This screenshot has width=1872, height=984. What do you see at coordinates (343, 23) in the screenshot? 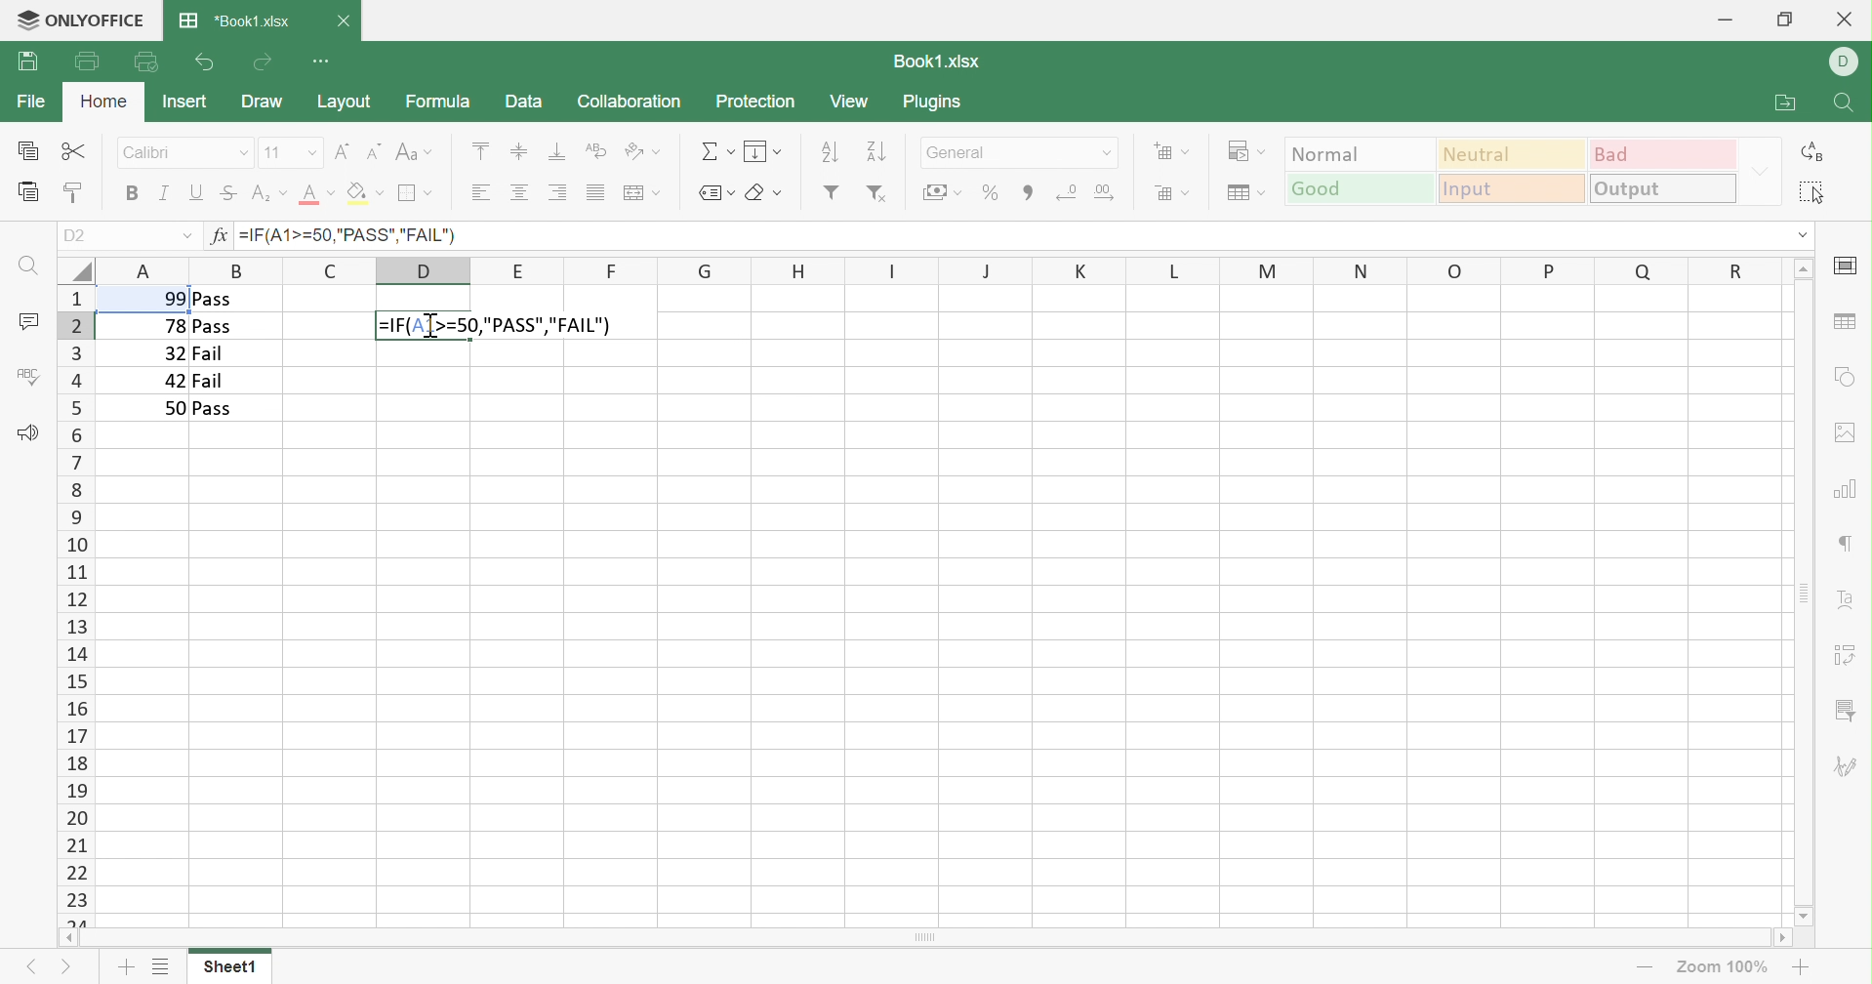
I see `Close` at bounding box center [343, 23].